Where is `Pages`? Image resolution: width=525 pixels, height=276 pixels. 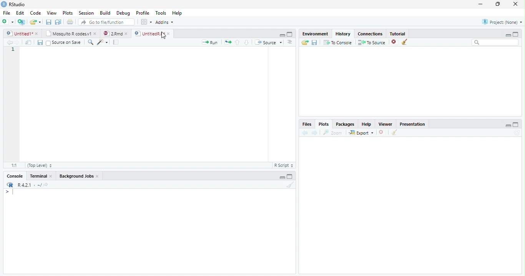 Pages is located at coordinates (116, 43).